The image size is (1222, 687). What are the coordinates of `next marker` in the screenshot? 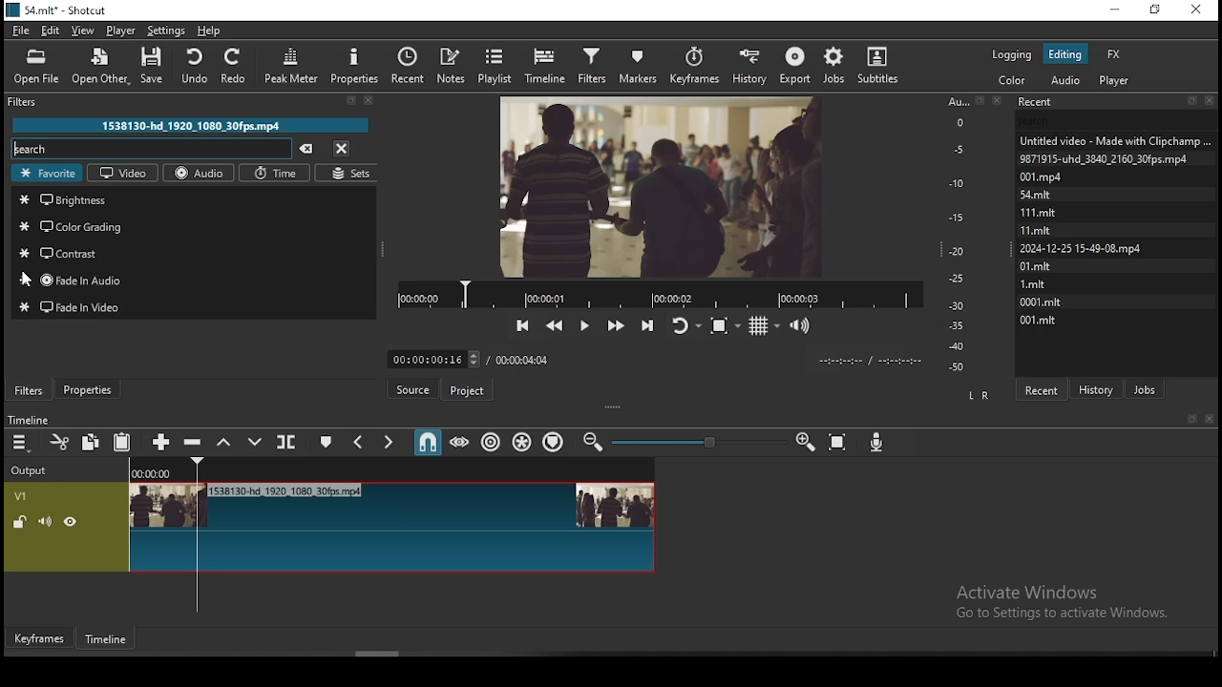 It's located at (387, 443).